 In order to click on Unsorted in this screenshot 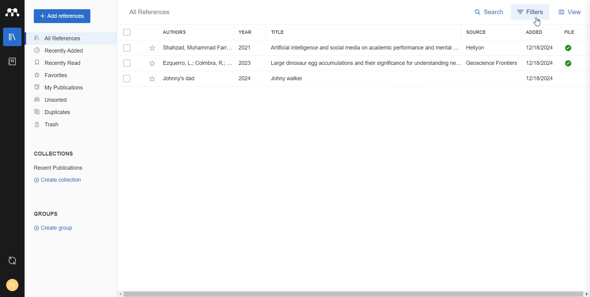, I will do `click(69, 100)`.